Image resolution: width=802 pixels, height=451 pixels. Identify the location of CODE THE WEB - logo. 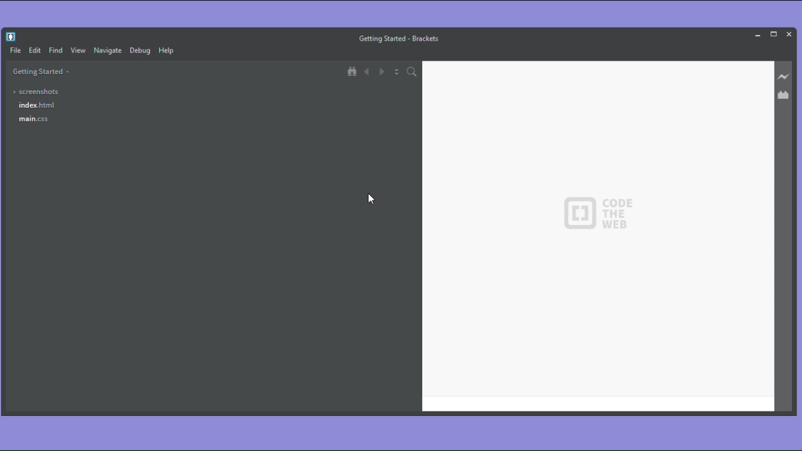
(597, 214).